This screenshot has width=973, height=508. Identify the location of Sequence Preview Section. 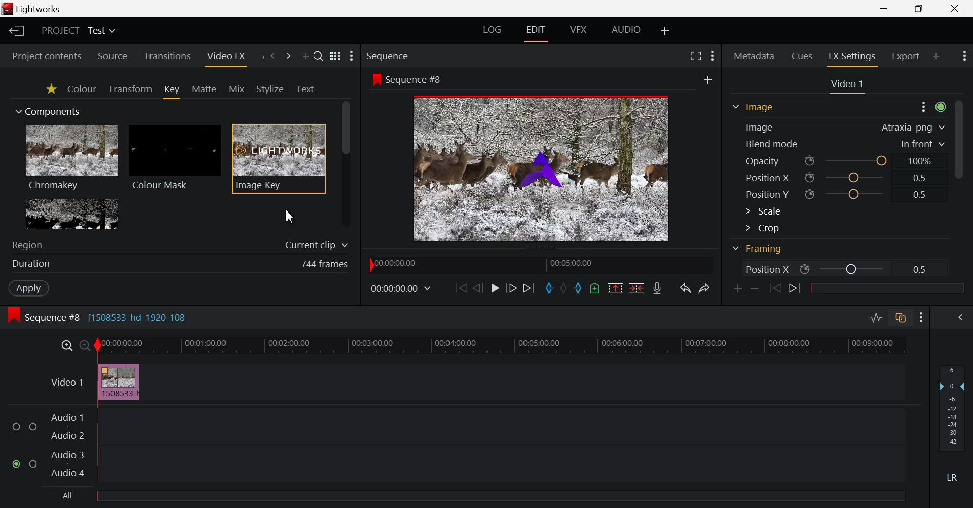
(392, 55).